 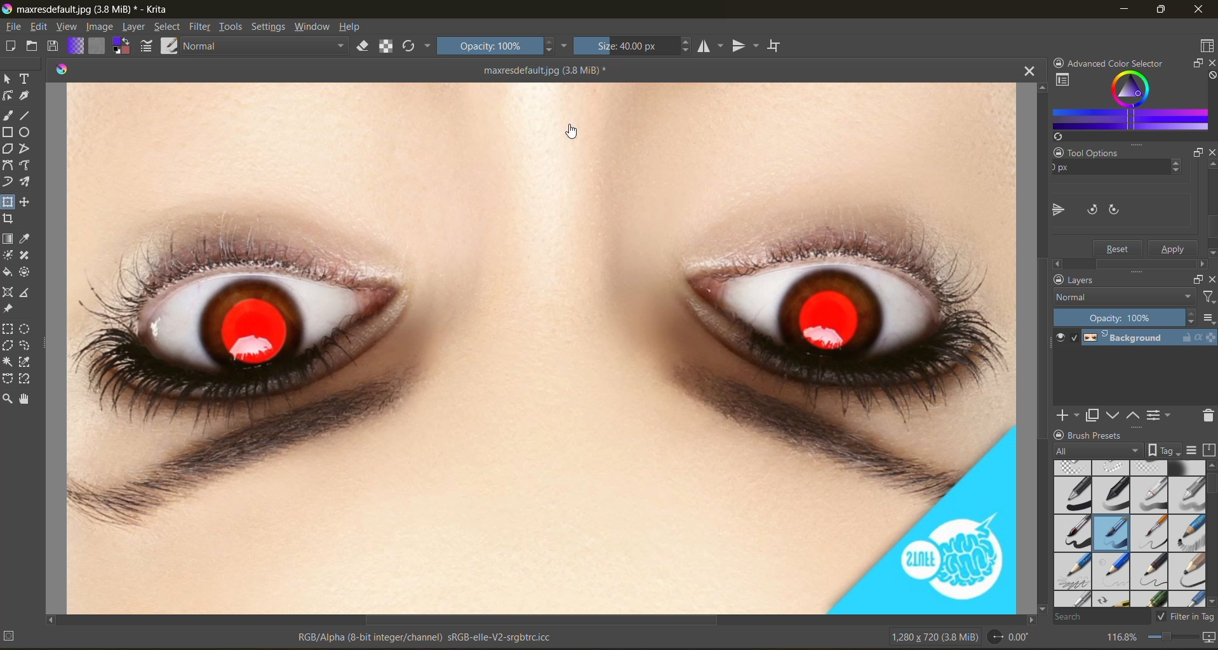 I want to click on tool, so click(x=9, y=79).